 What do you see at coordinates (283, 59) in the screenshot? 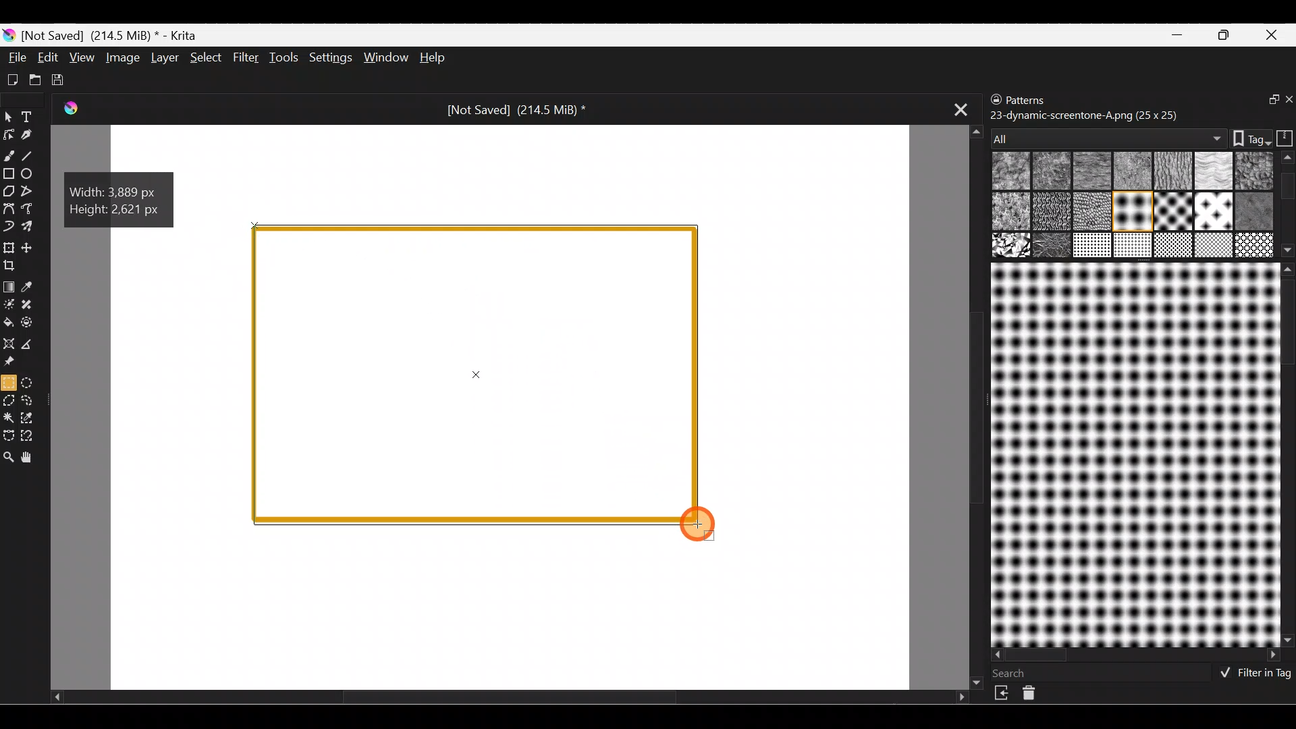
I see `Tools` at bounding box center [283, 59].